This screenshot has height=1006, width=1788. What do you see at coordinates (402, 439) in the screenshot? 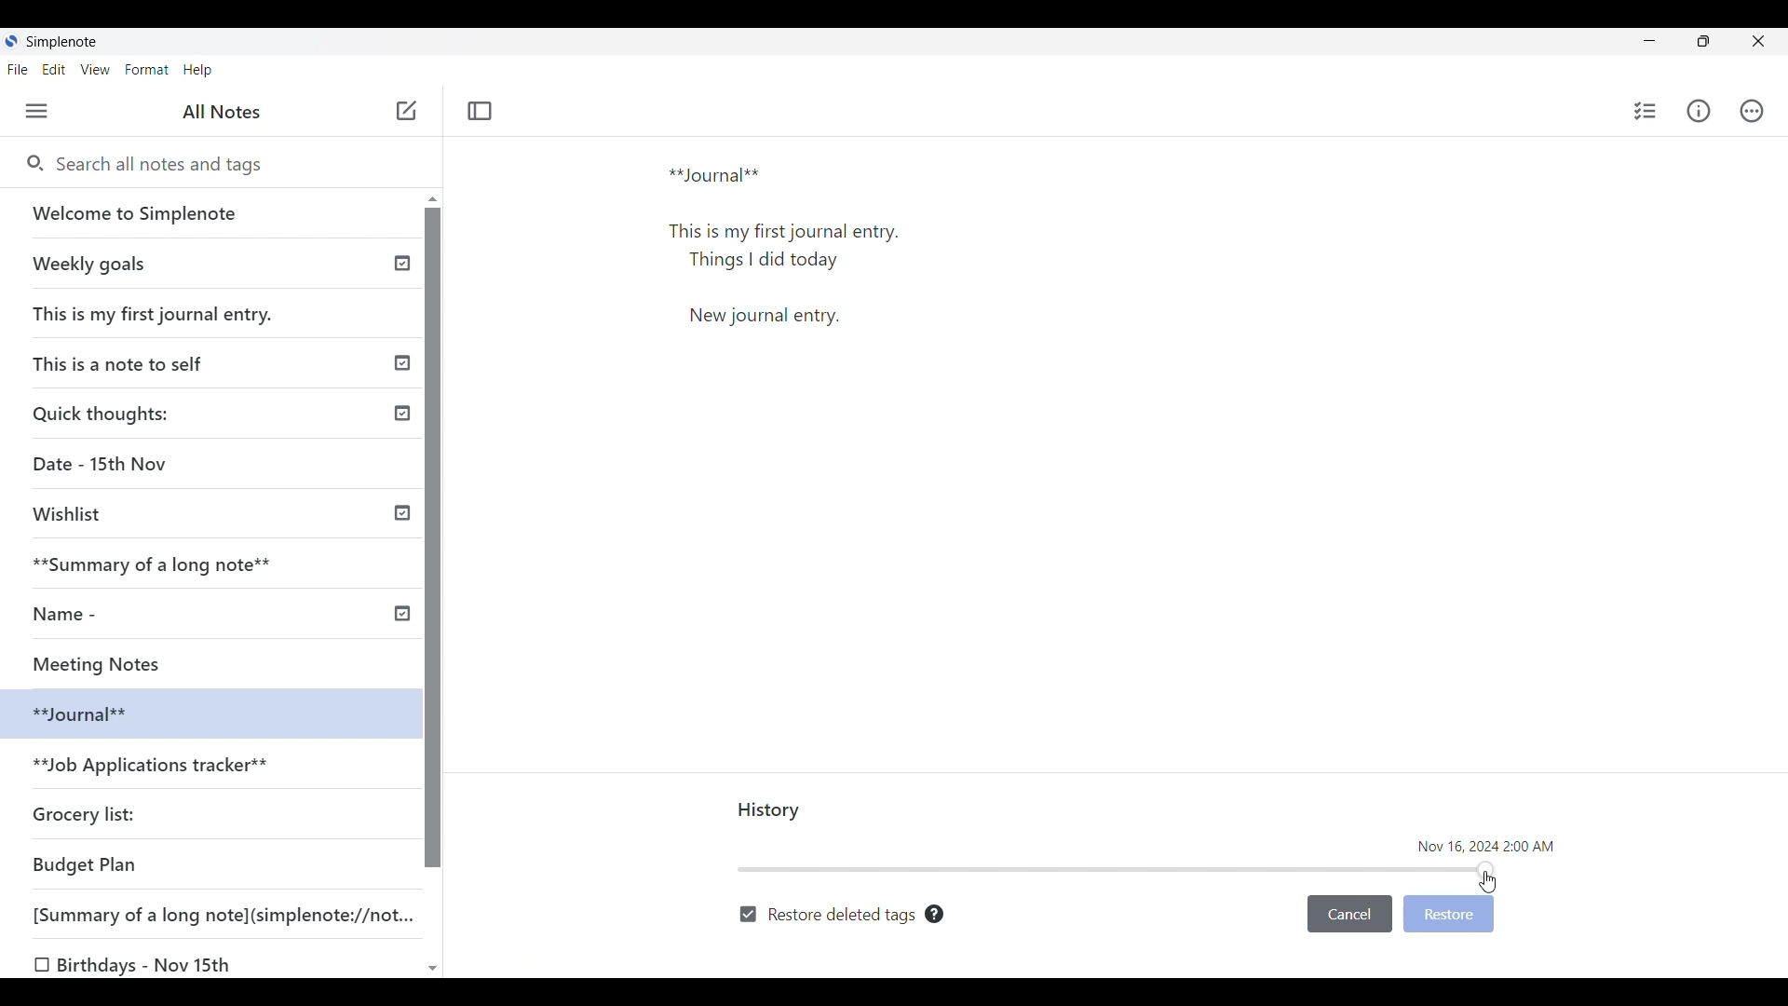
I see `Published notes indicated by check icon` at bounding box center [402, 439].